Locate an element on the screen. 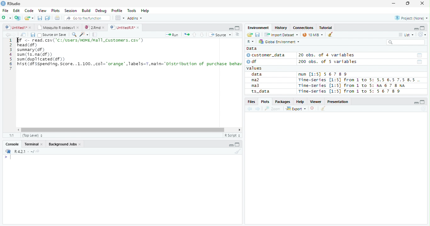 The image size is (430, 226). History is located at coordinates (281, 28).